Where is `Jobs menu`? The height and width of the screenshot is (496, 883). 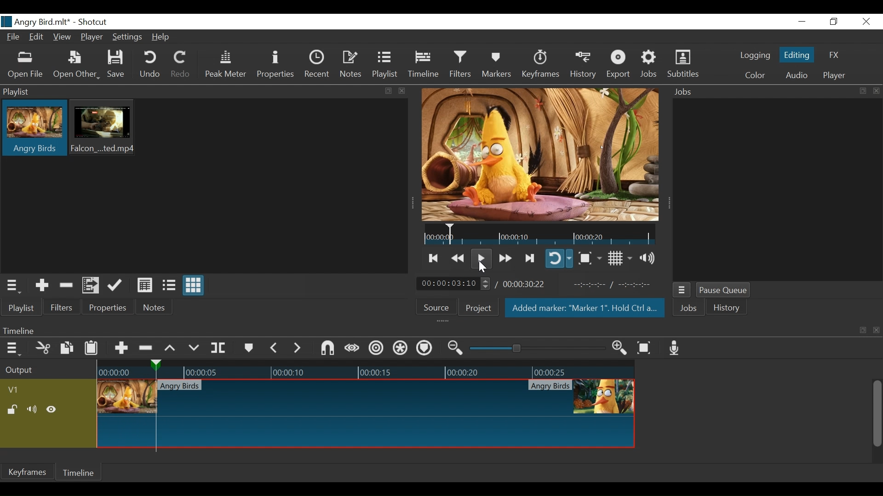
Jobs menu is located at coordinates (683, 289).